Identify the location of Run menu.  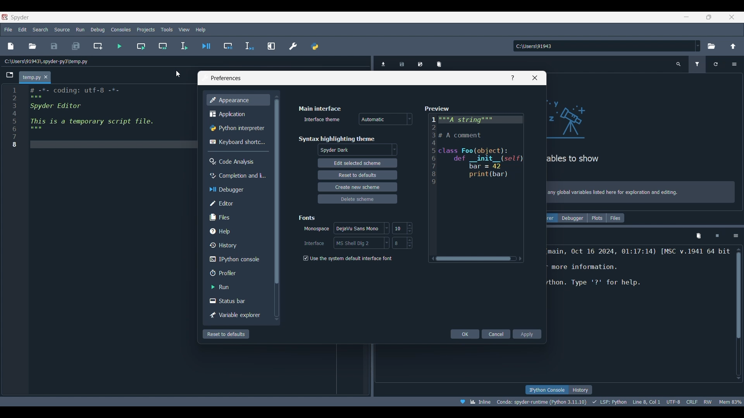
(80, 29).